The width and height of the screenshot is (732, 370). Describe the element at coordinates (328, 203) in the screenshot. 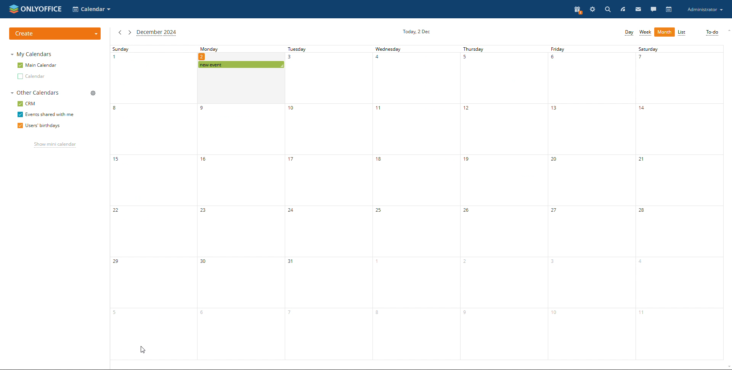

I see `tuesday` at that location.